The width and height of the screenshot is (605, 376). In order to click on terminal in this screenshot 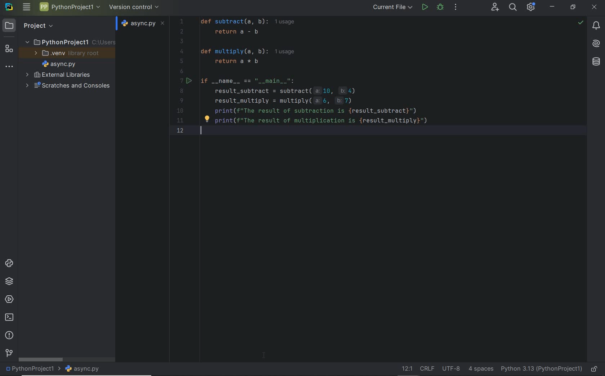, I will do `click(10, 318)`.